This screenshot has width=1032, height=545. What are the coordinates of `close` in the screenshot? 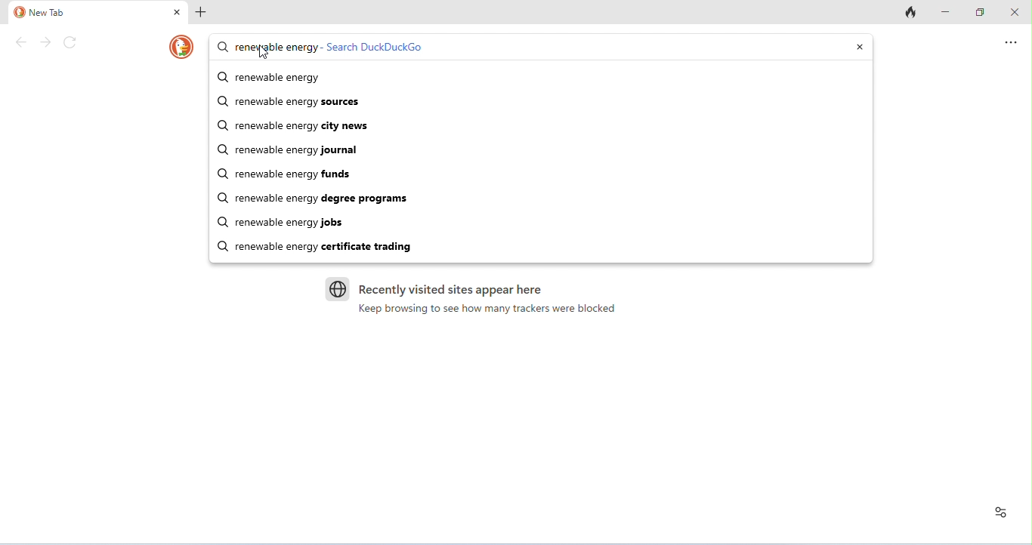 It's located at (178, 12).